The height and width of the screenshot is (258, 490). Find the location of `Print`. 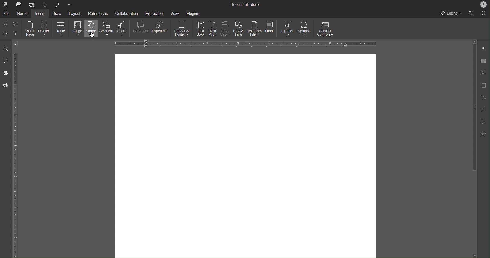

Print is located at coordinates (19, 4).